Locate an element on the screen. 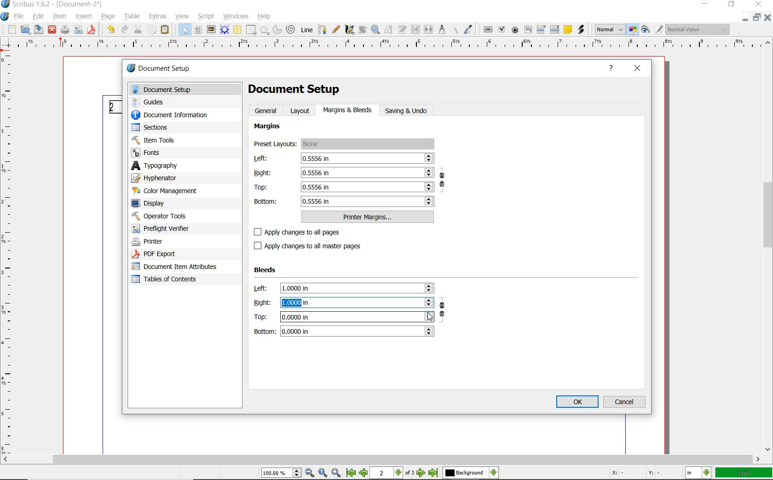 Image resolution: width=773 pixels, height=480 pixels. Zoom Out is located at coordinates (310, 474).